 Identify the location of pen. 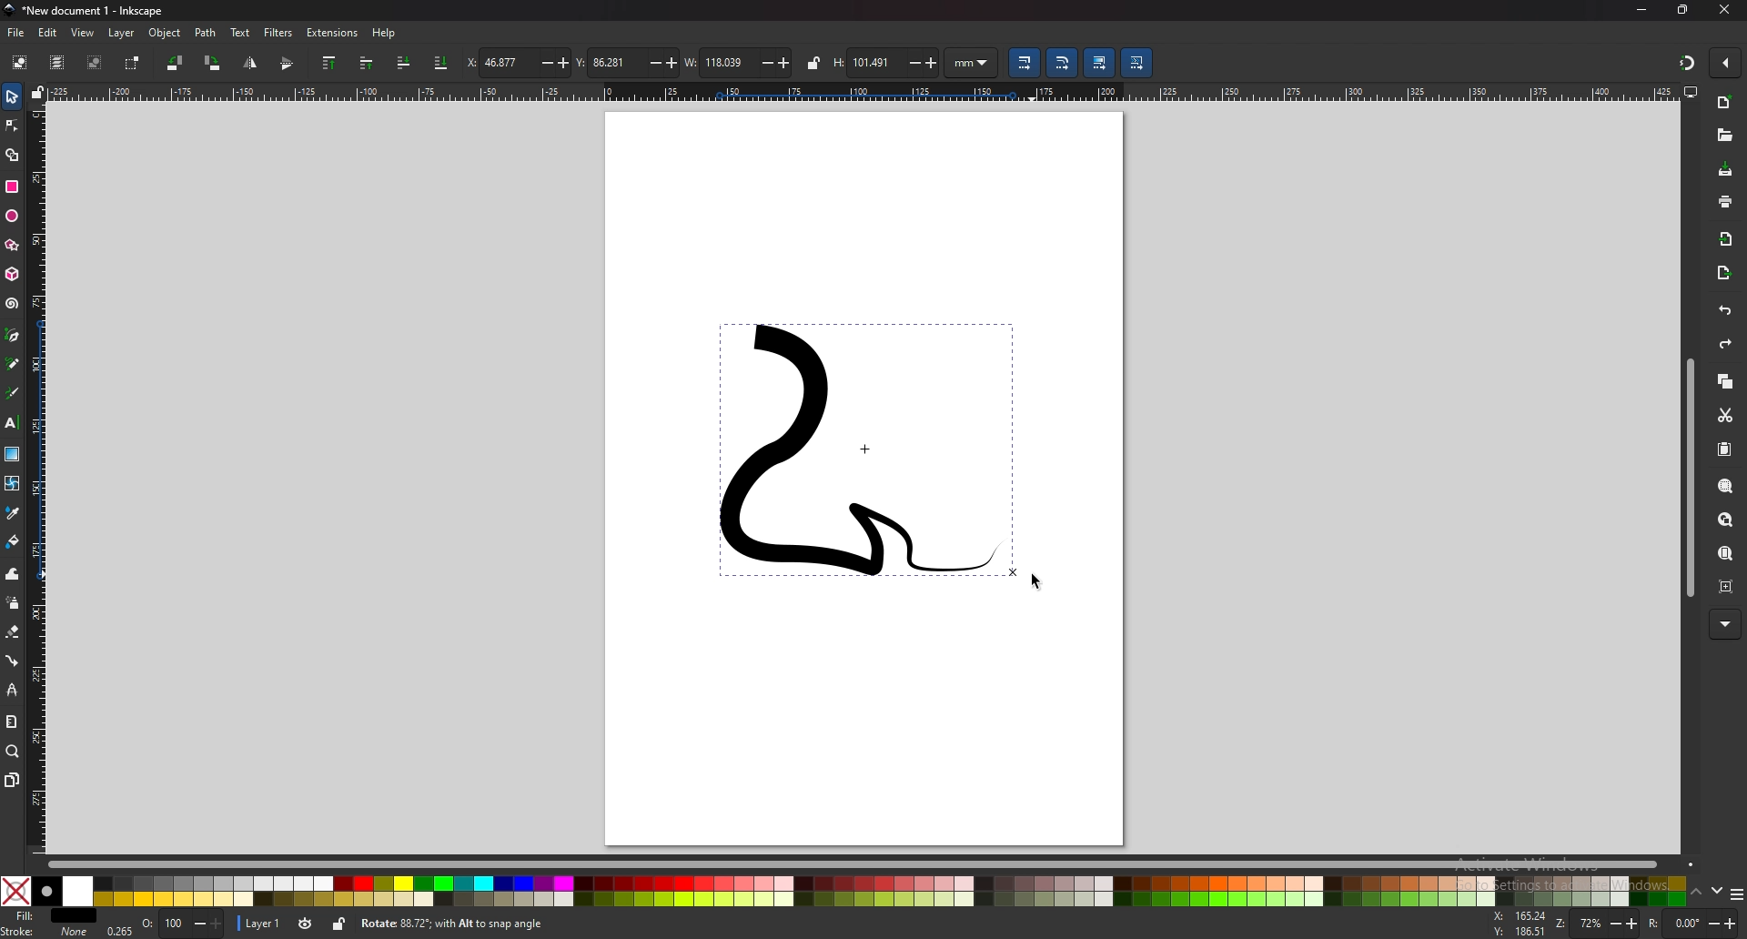
(12, 335).